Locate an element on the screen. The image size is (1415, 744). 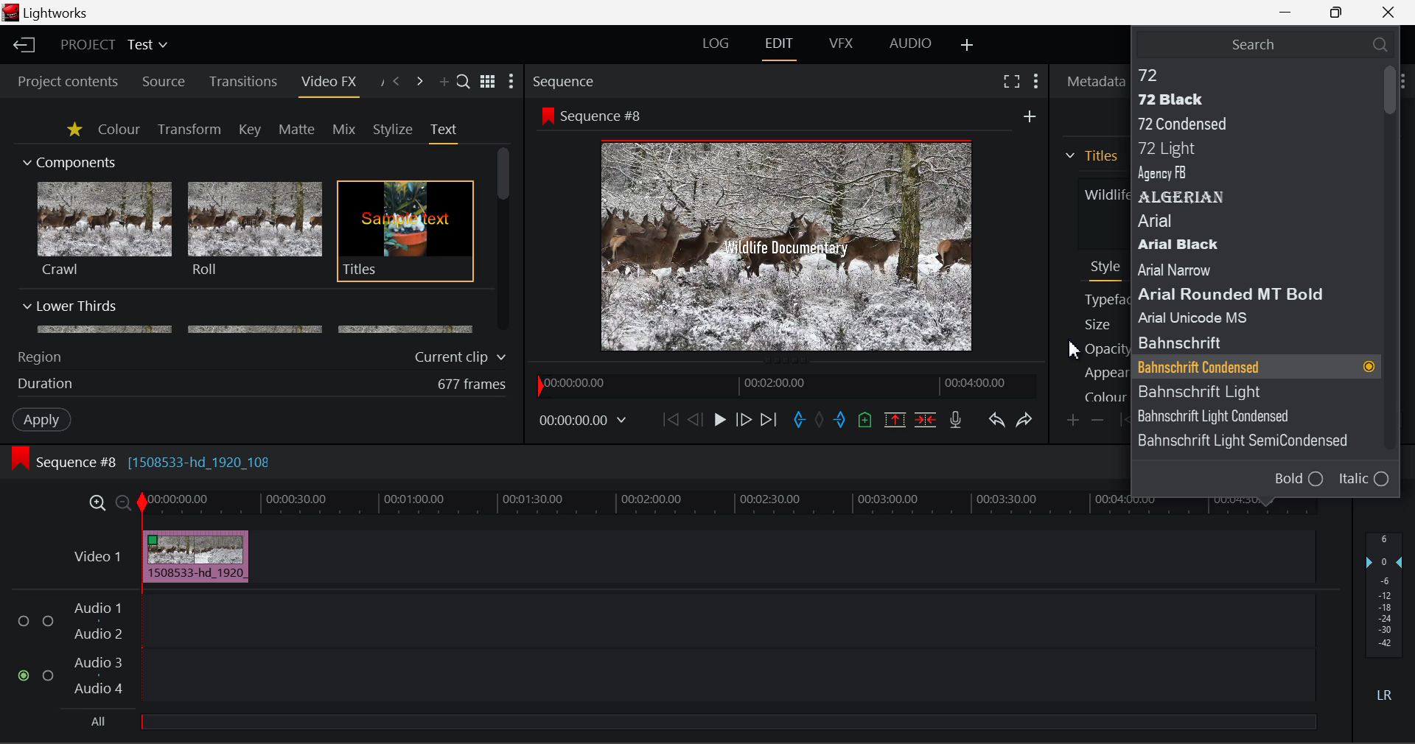
Search Typeface is located at coordinates (1265, 43).